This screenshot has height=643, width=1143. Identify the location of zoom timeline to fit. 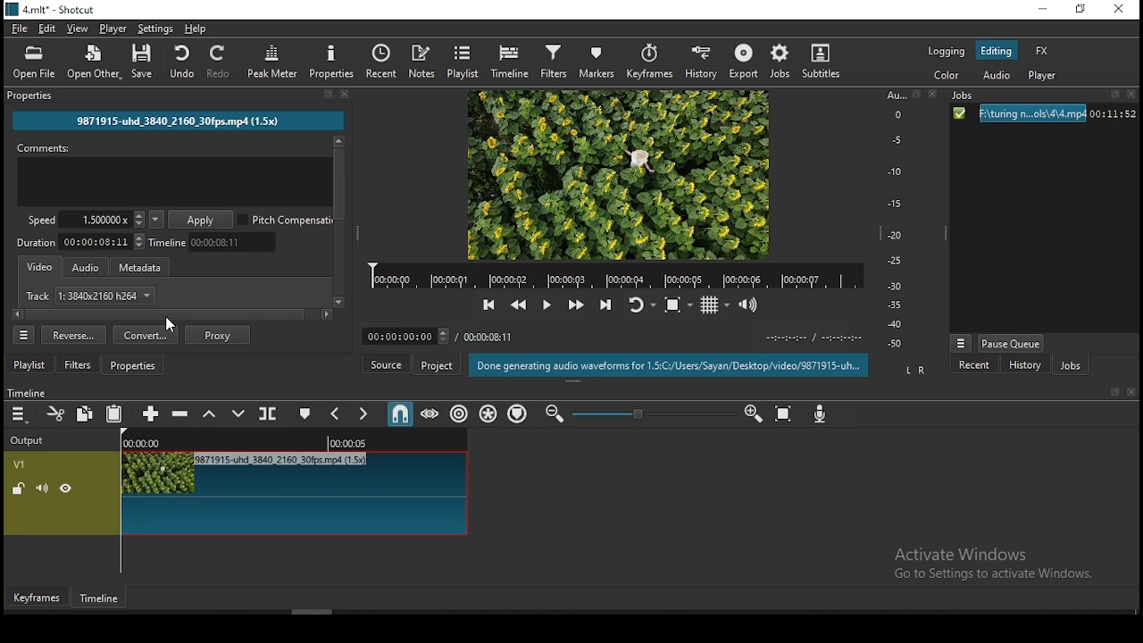
(782, 413).